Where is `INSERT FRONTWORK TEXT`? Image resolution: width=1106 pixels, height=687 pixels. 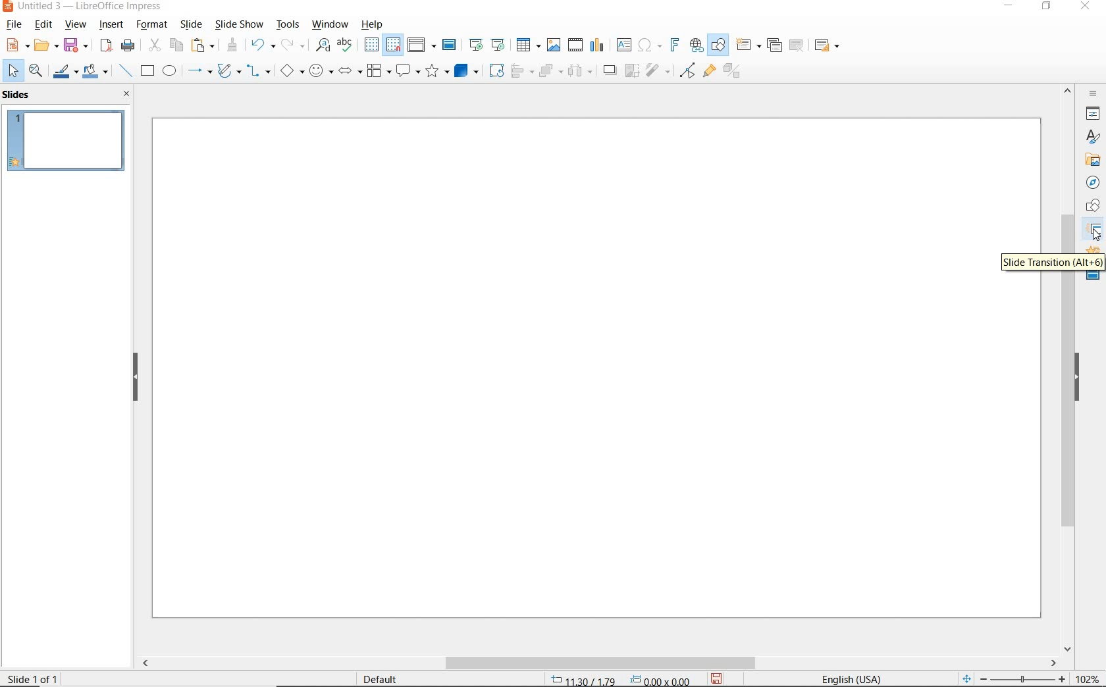 INSERT FRONTWORK TEXT is located at coordinates (673, 45).